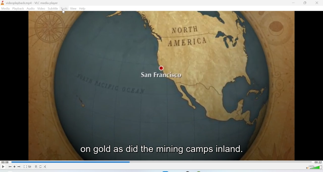 The image size is (323, 172). Describe the element at coordinates (63, 11) in the screenshot. I see `Cursor on Tools` at that location.